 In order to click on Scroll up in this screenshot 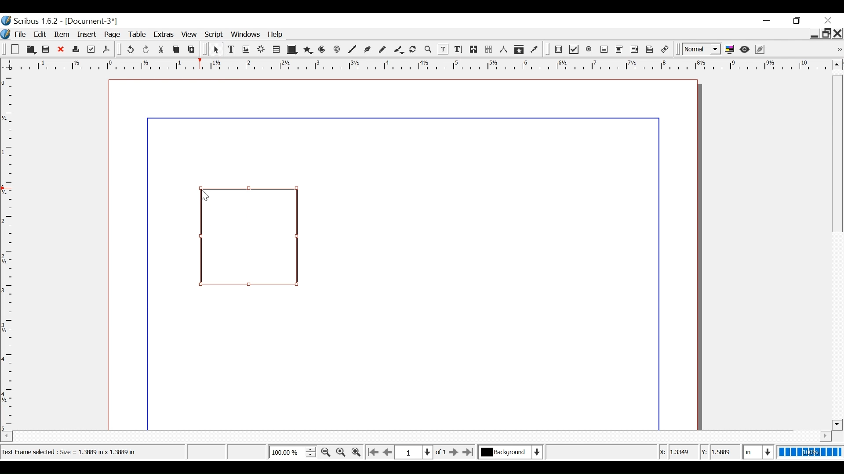, I will do `click(836, 65)`.